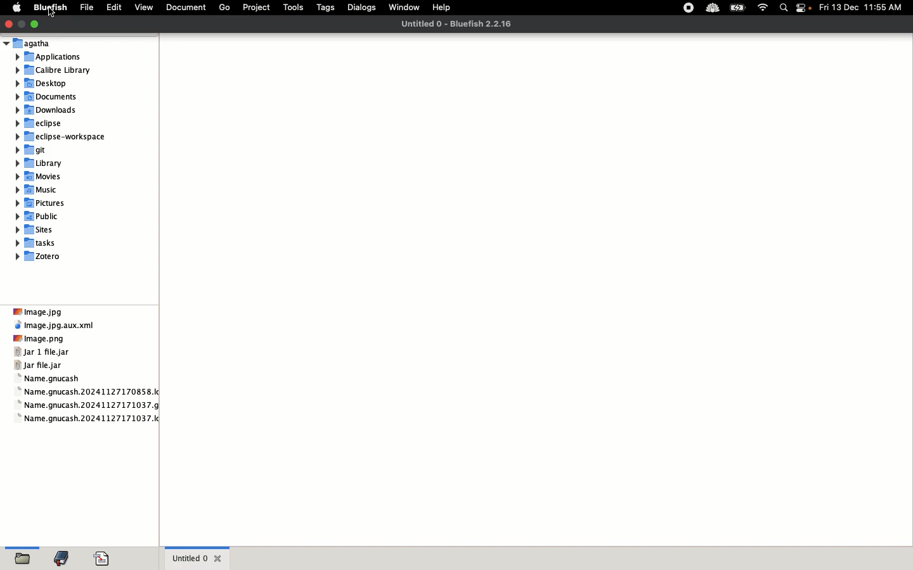  I want to click on Search, so click(784, 9).